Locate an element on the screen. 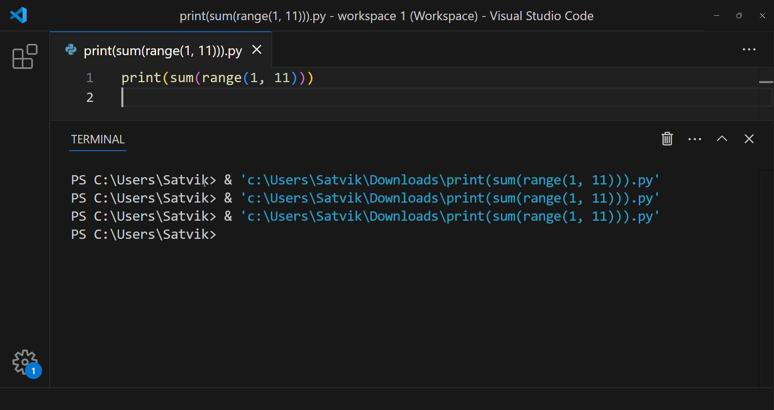 This screenshot has width=774, height=410. minimize is located at coordinates (714, 16).